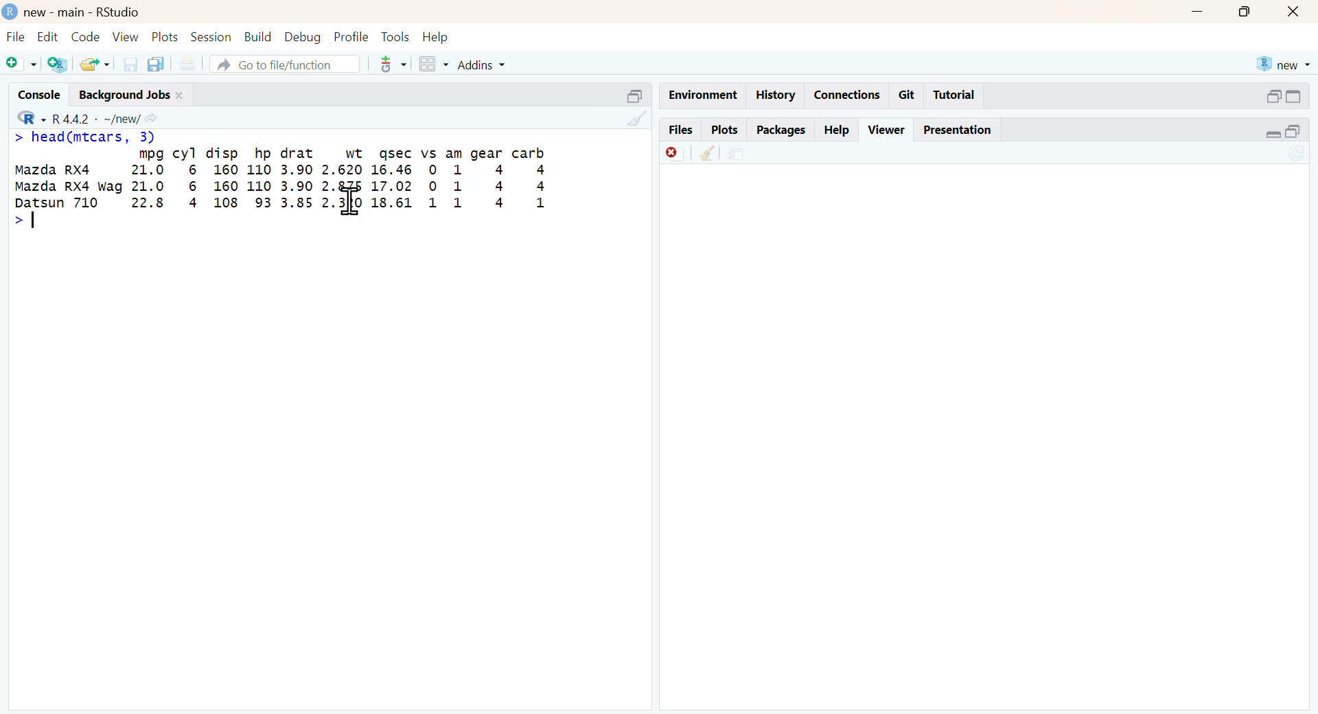  I want to click on mpg cyl disp hp drat wt sec vs am gear carb
Mazda RX4 21.0 6 160 110 3.90 2.620 16.46 0 1 4 4
Mazda RX4 wag 21.0 6 160 110 3.90 2. 17.02 0 1 4 4
ren 710 22.8 4 108 93 3.85 23 18.61 1 1 4 1
>, so click(308, 189).